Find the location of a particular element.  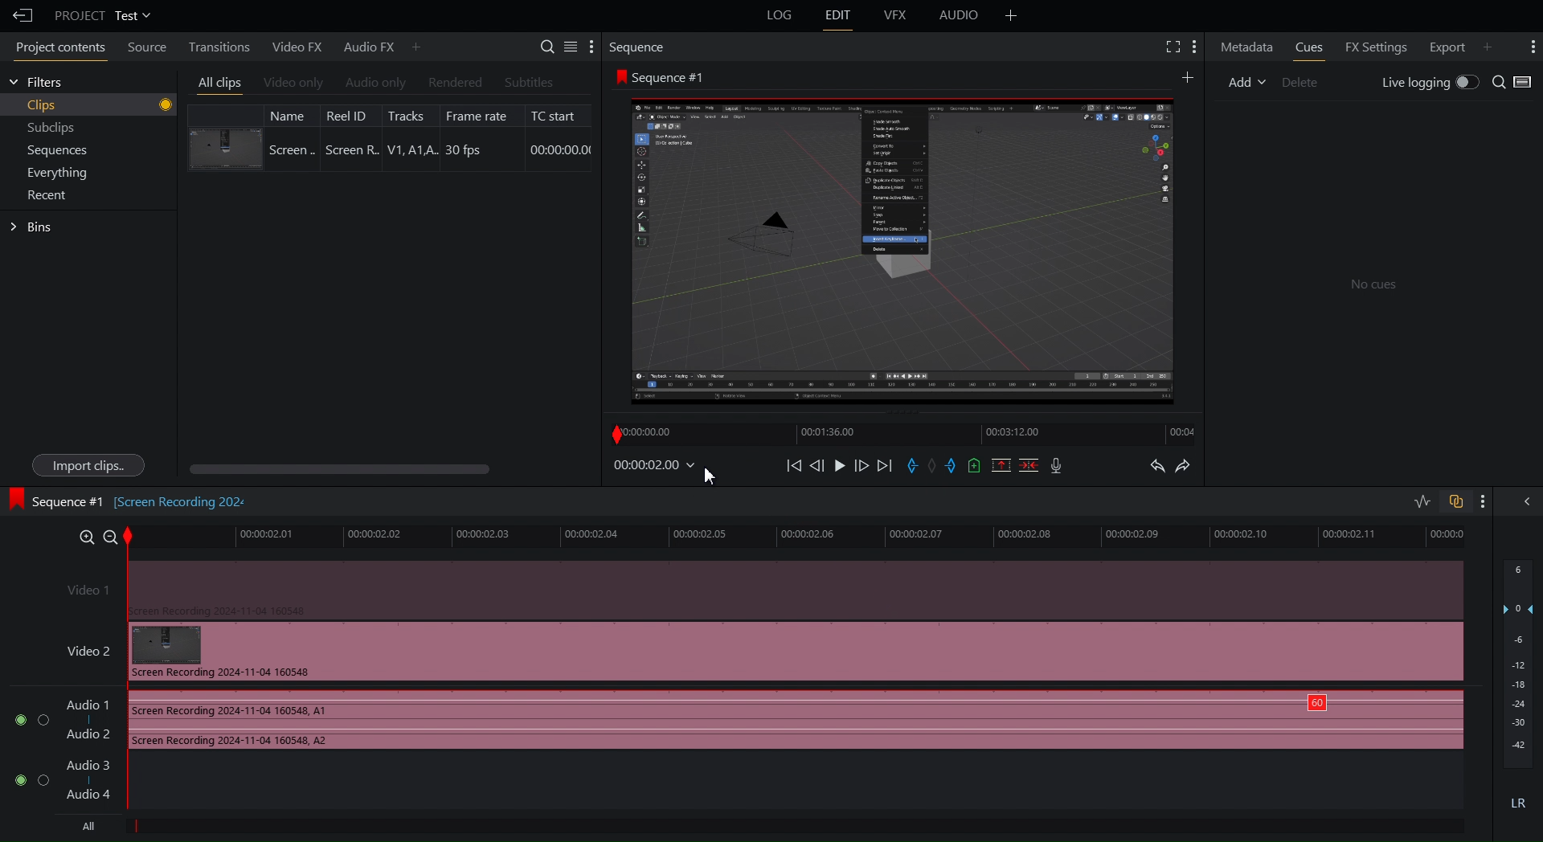

 is located at coordinates (63, 172).